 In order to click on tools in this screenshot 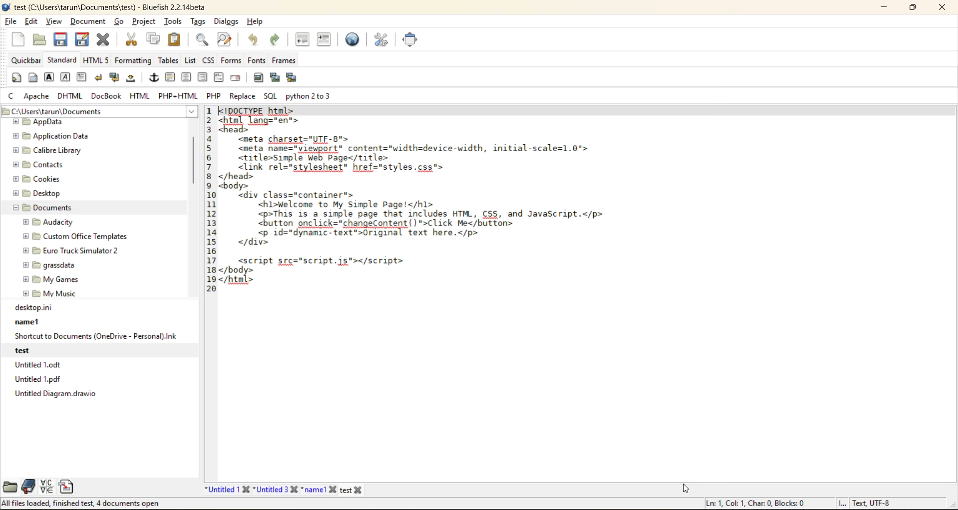, I will do `click(174, 21)`.